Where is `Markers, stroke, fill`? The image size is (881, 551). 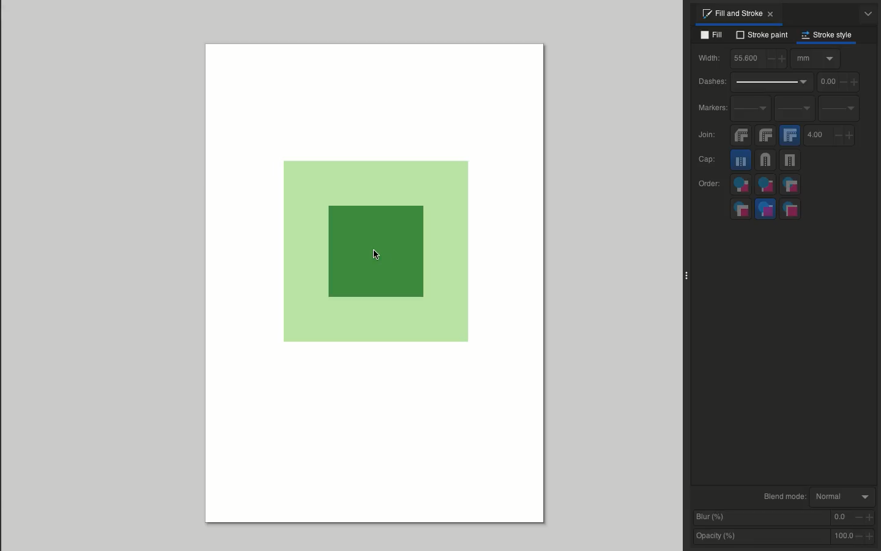
Markers, stroke, fill is located at coordinates (791, 210).